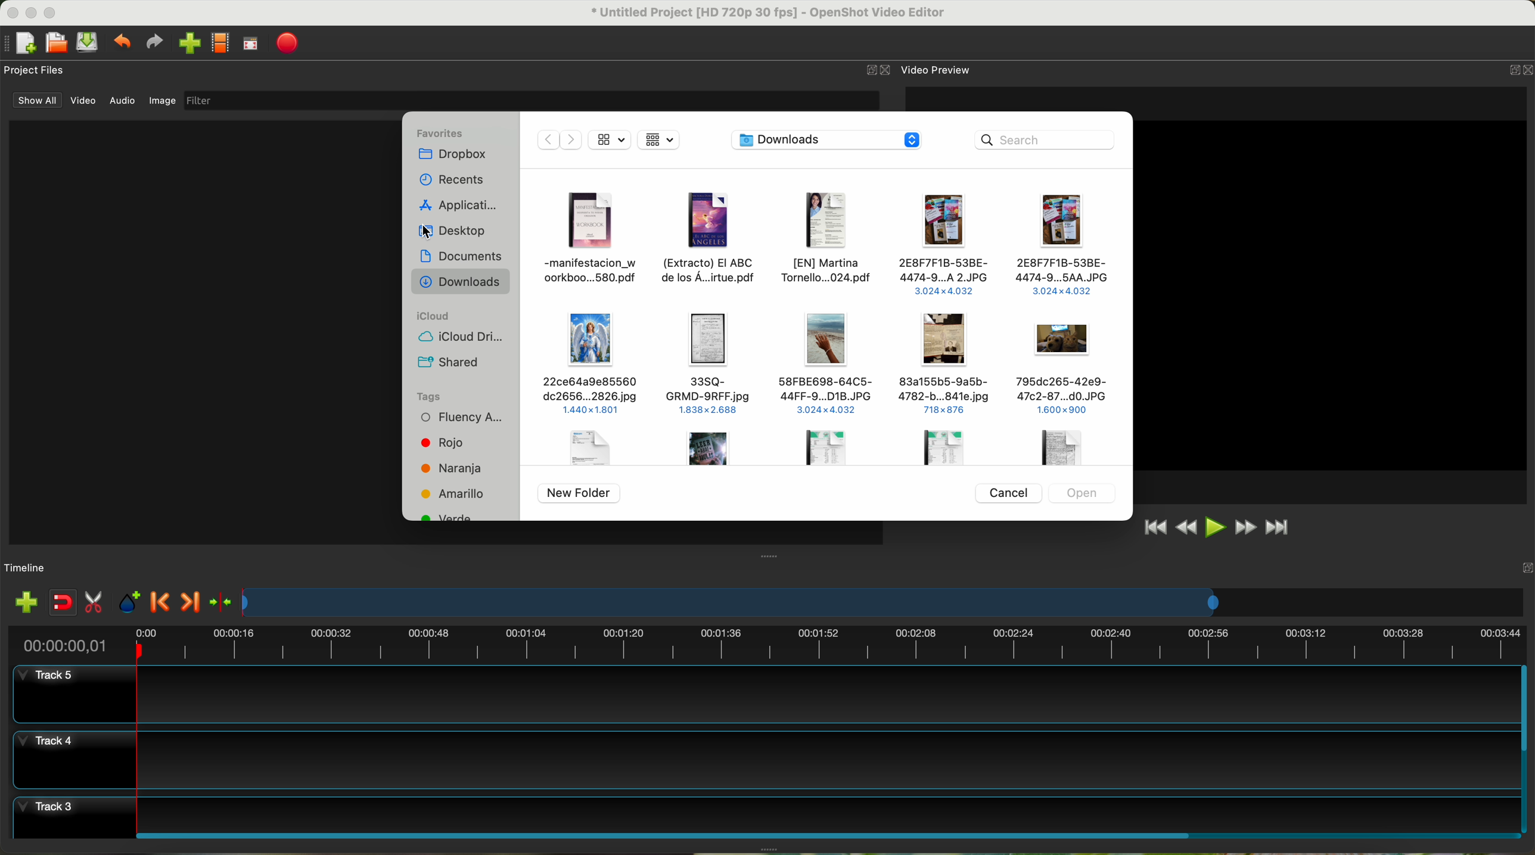  I want to click on search bar, so click(1049, 139).